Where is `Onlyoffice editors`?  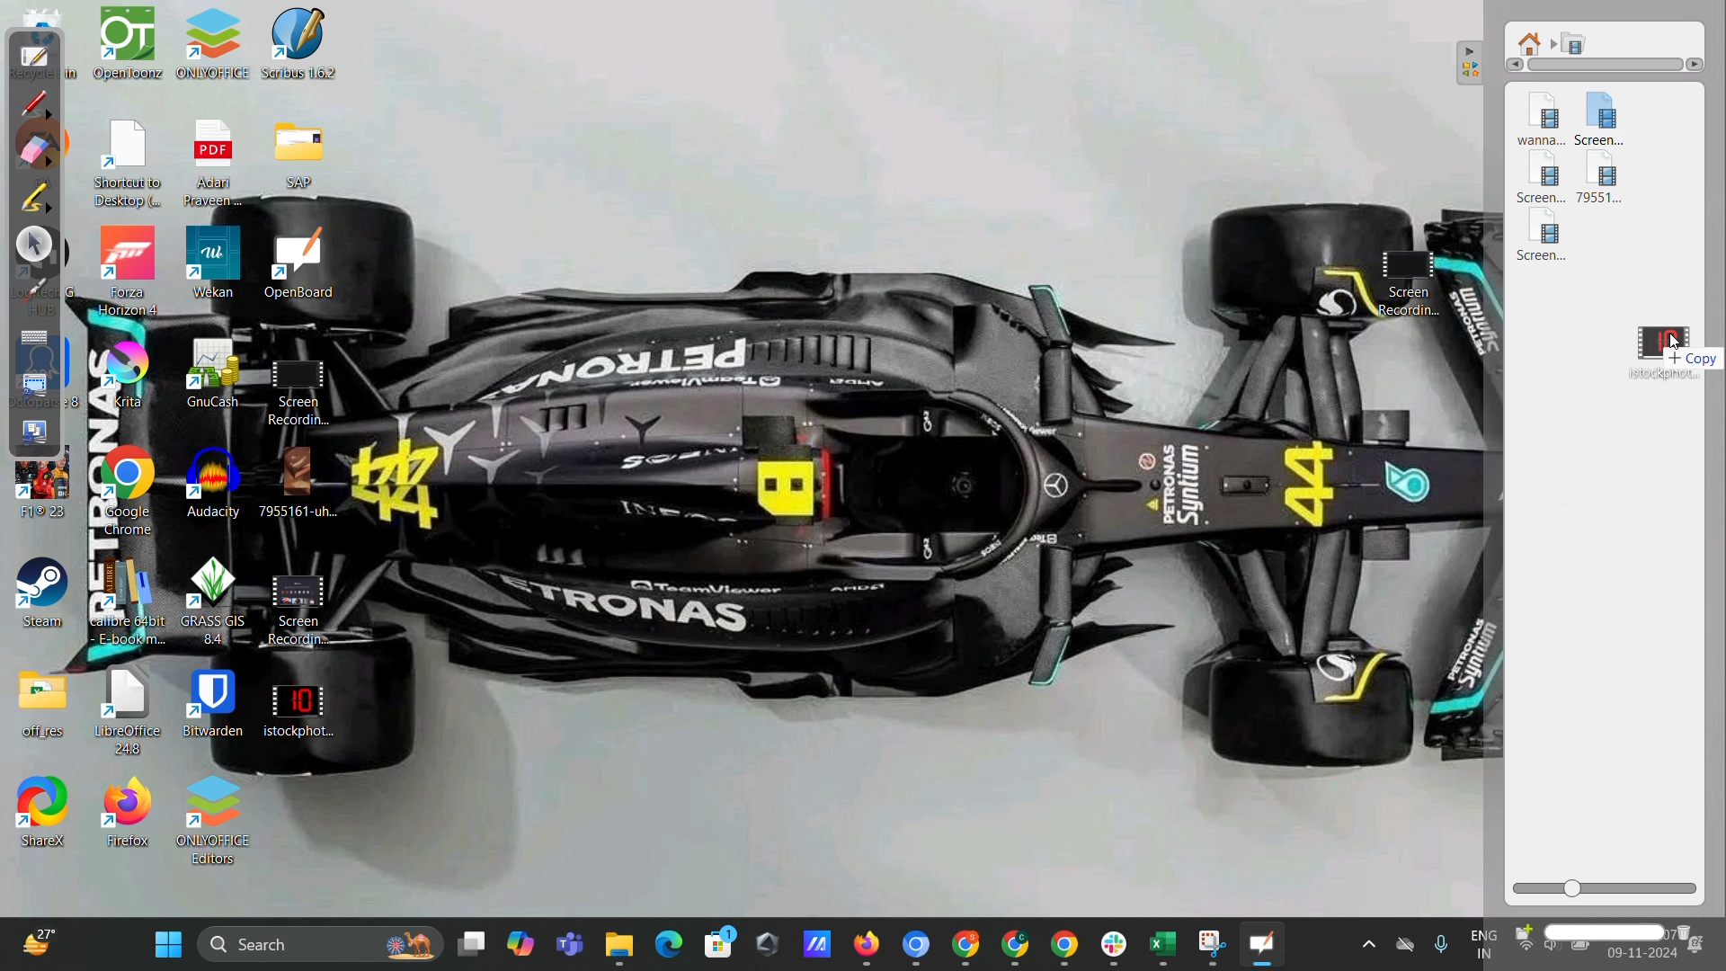
Onlyoffice editors is located at coordinates (220, 820).